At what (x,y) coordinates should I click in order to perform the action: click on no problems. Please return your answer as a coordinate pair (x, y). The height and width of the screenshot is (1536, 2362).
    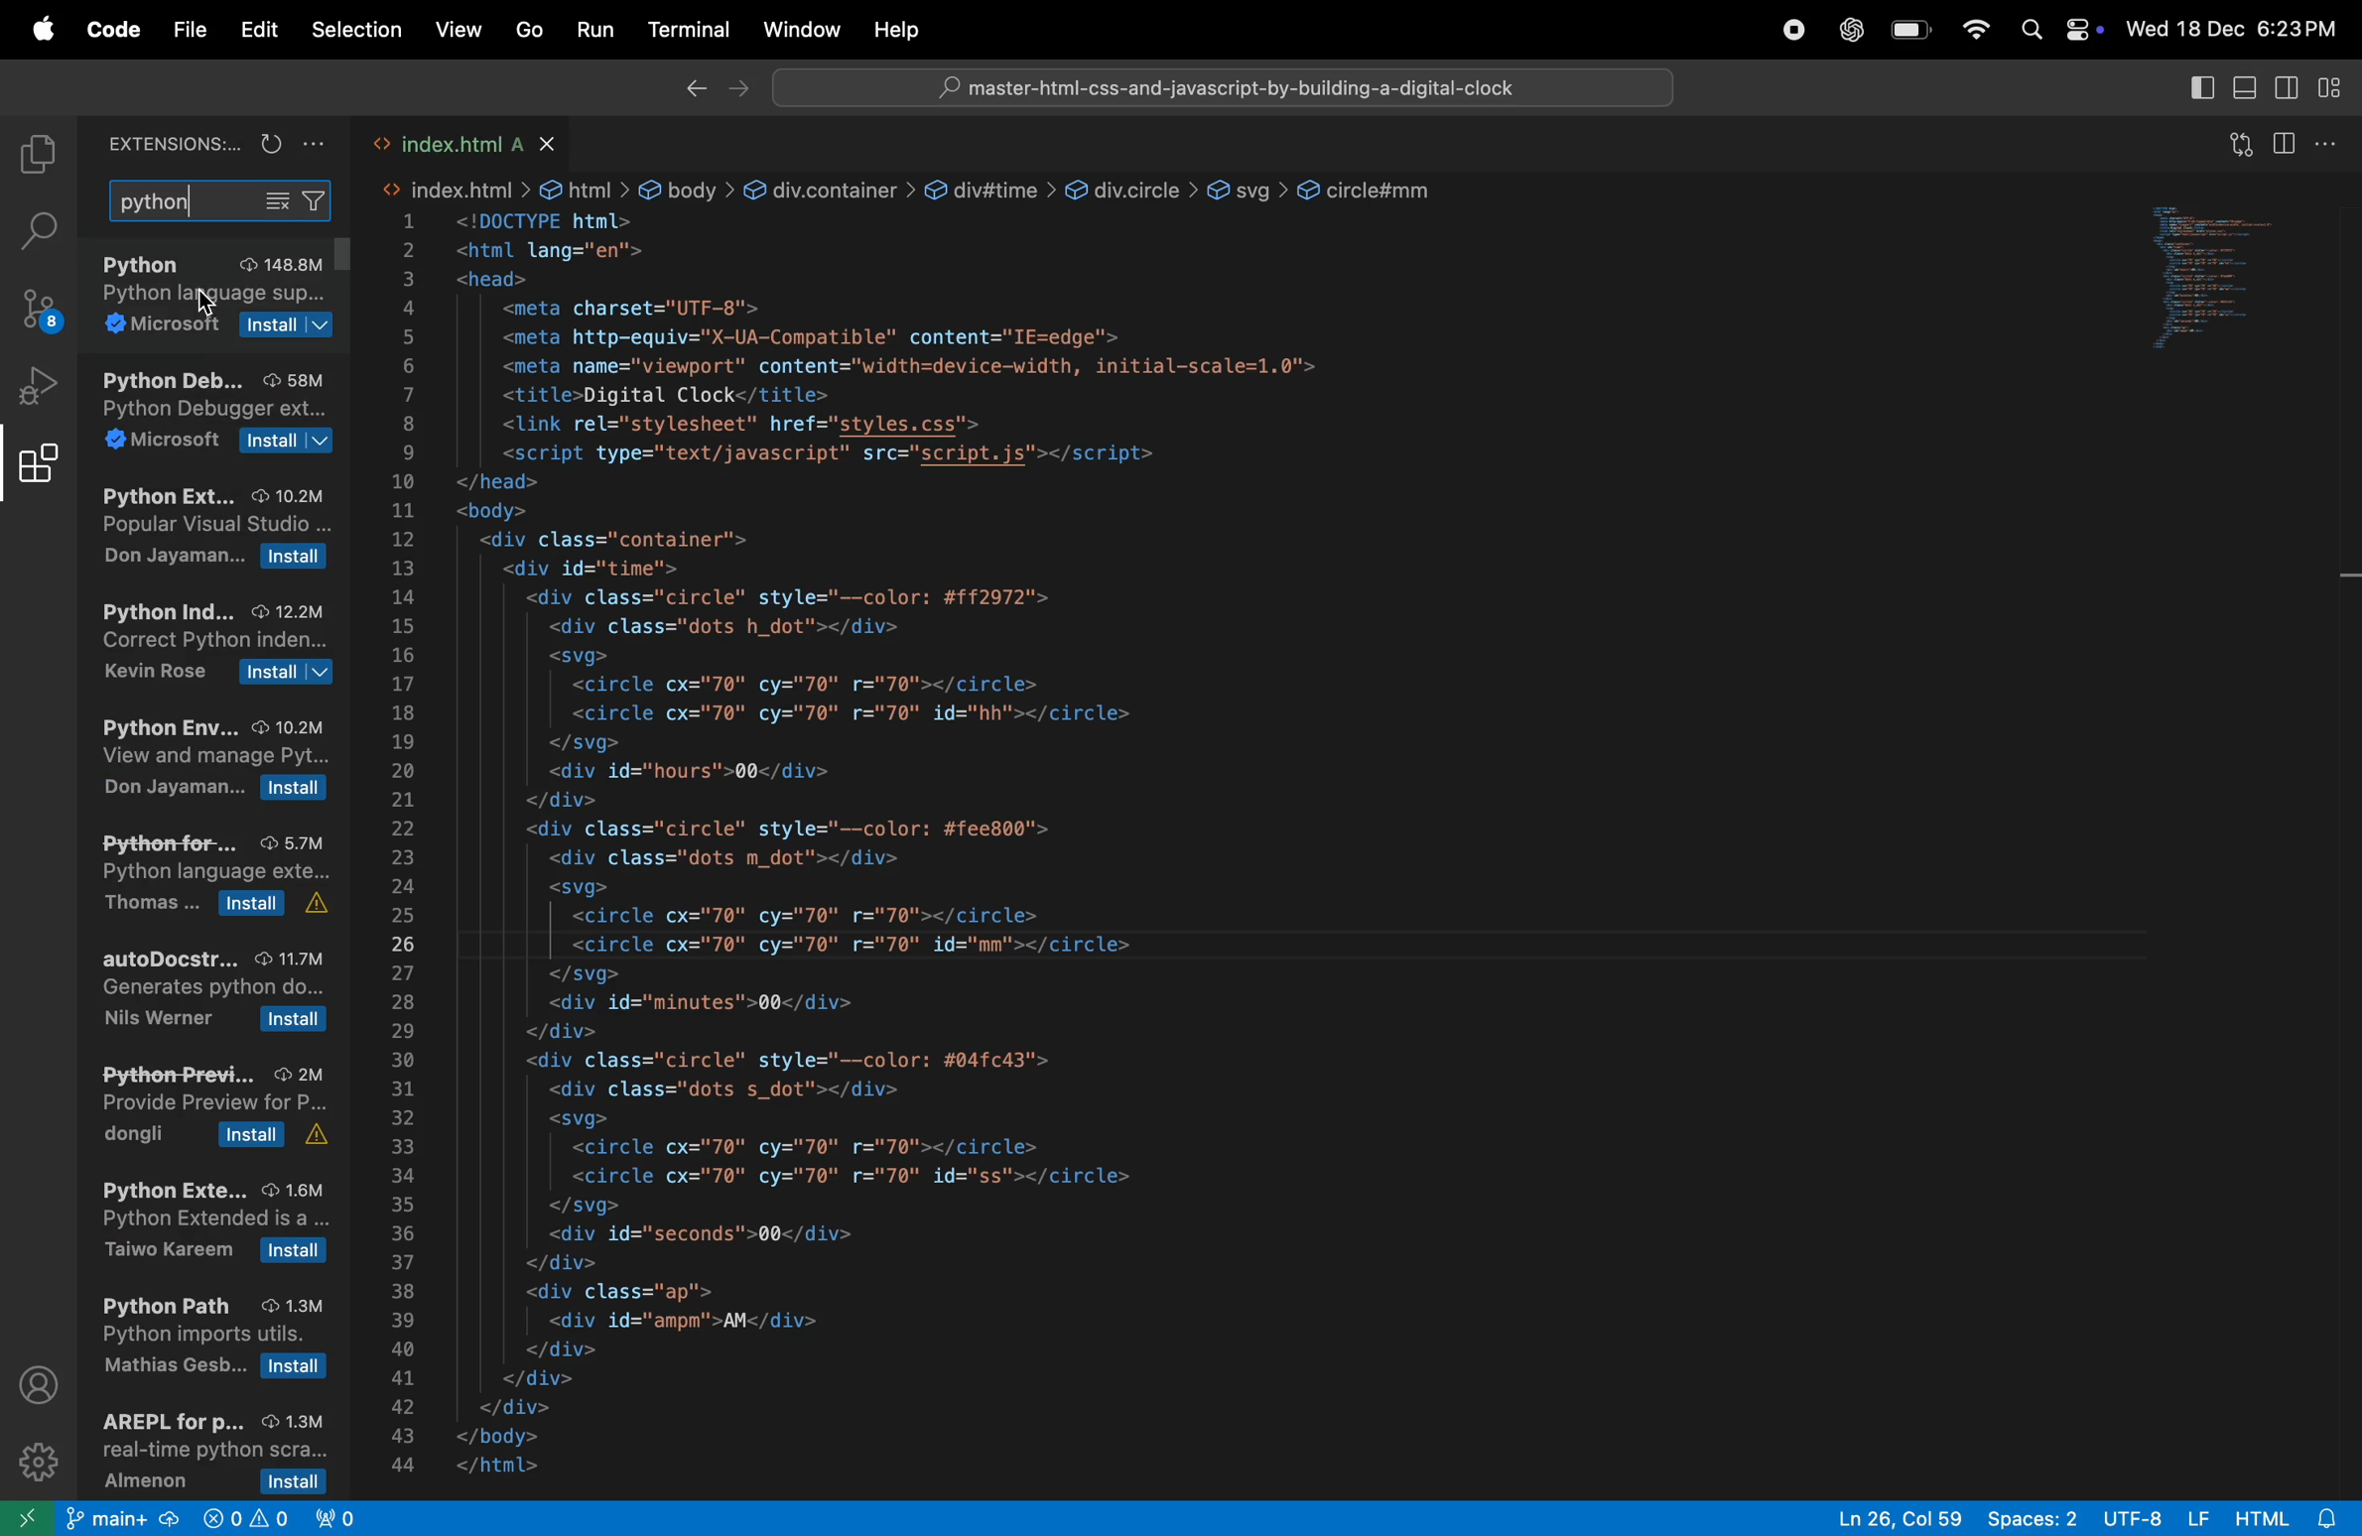
    Looking at the image, I should click on (242, 1521).